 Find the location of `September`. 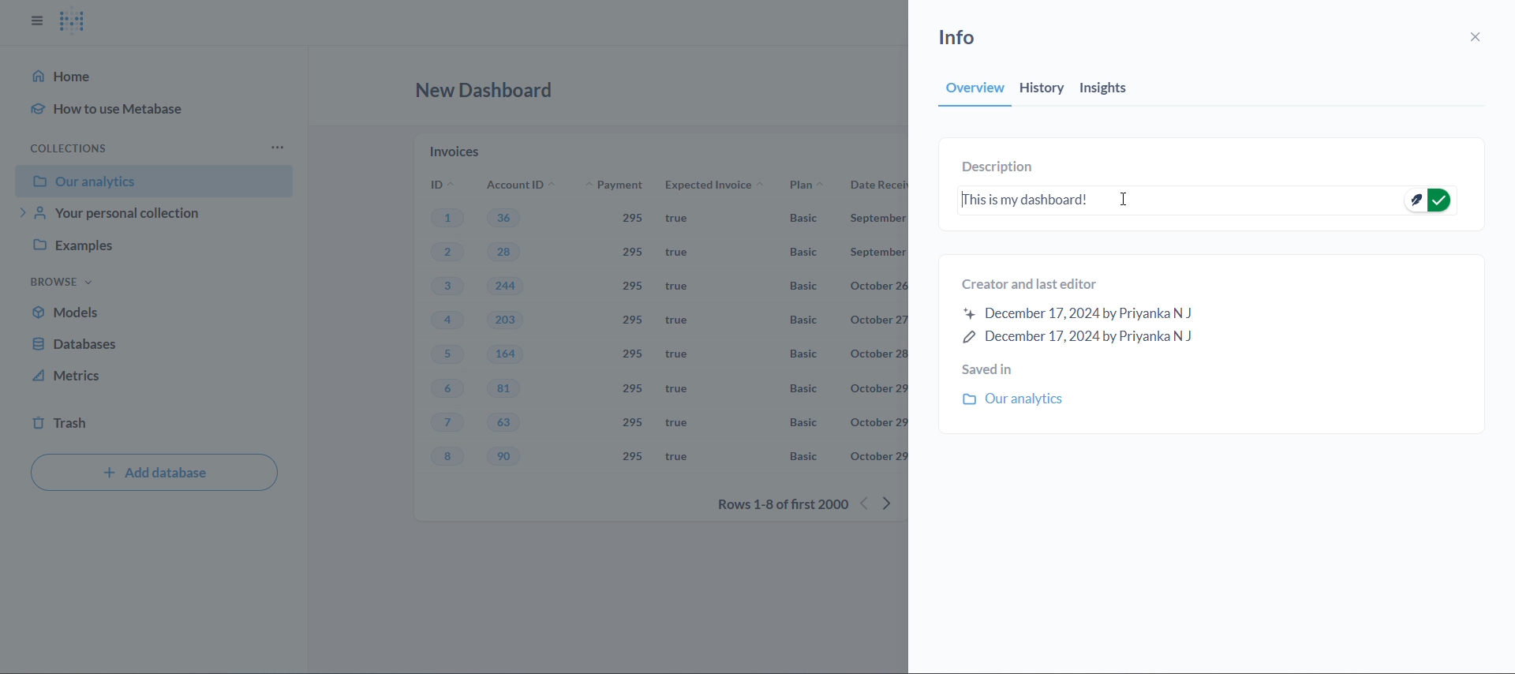

September is located at coordinates (878, 220).